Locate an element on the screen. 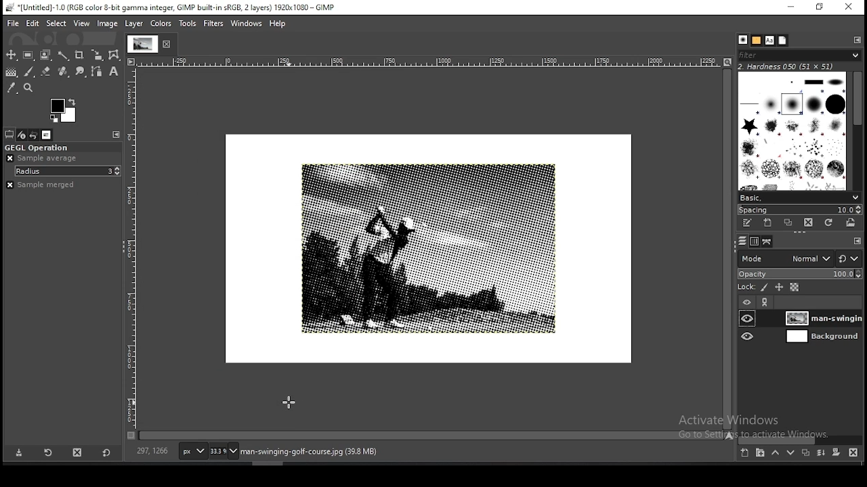 This screenshot has width=867, height=487. configure this tab is located at coordinates (857, 41).